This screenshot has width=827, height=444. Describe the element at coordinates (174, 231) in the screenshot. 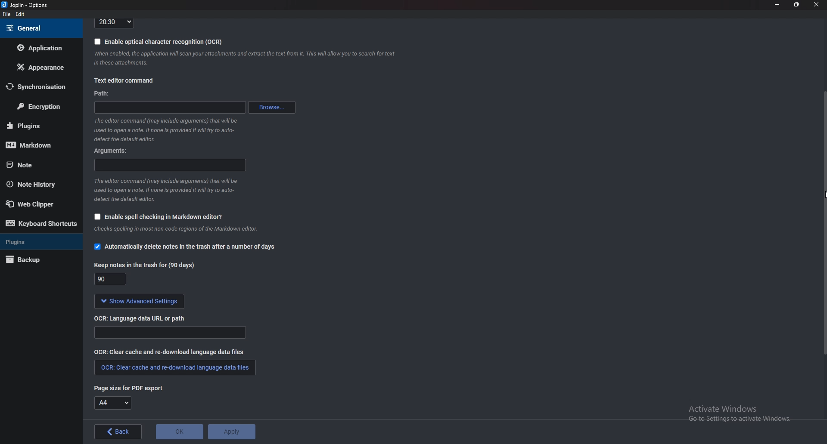

I see `Info on spell checking` at that location.